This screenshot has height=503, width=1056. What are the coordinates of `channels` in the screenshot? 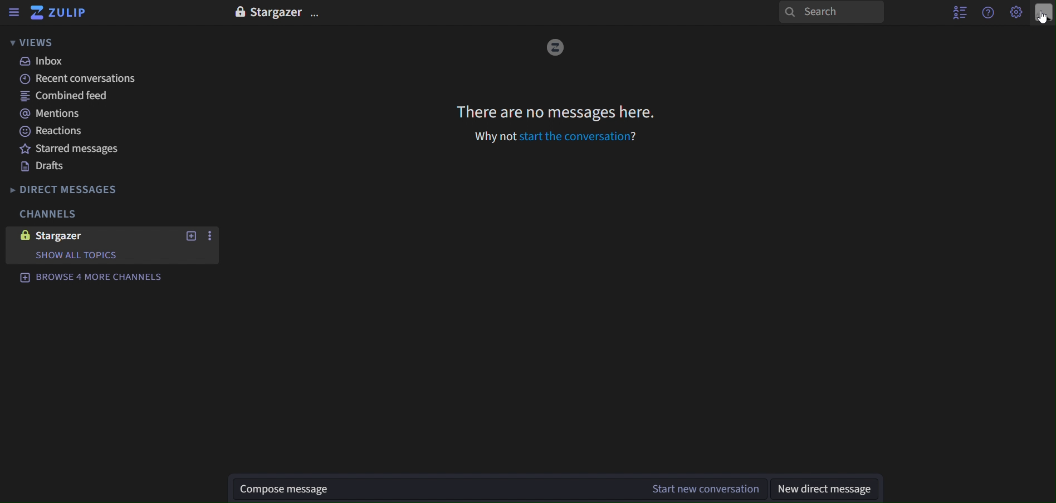 It's located at (52, 214).